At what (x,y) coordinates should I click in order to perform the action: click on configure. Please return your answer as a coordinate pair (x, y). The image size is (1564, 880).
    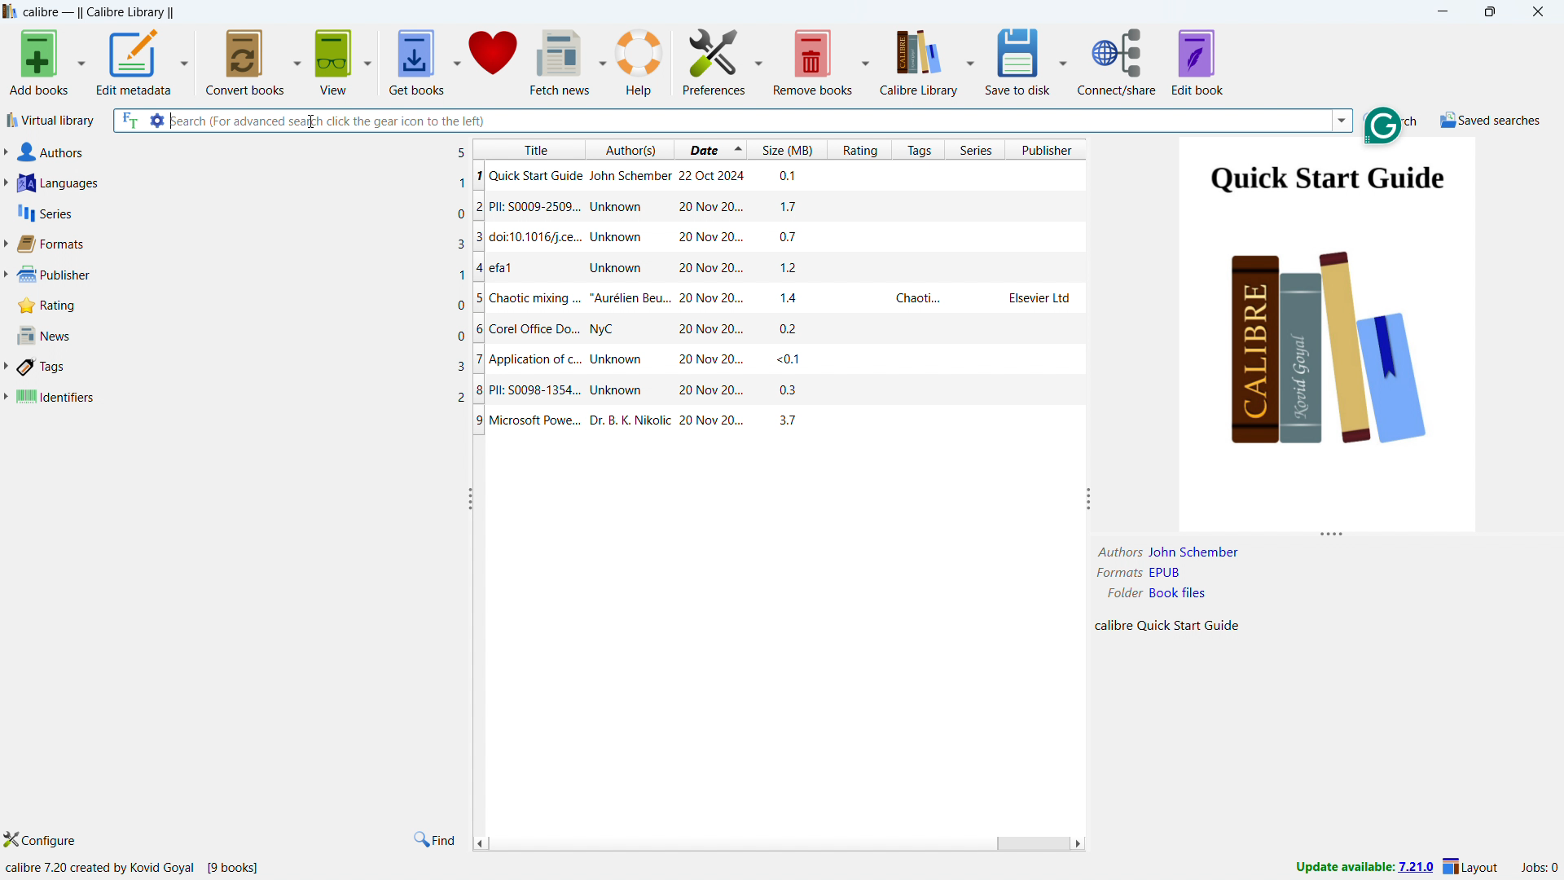
    Looking at the image, I should click on (42, 840).